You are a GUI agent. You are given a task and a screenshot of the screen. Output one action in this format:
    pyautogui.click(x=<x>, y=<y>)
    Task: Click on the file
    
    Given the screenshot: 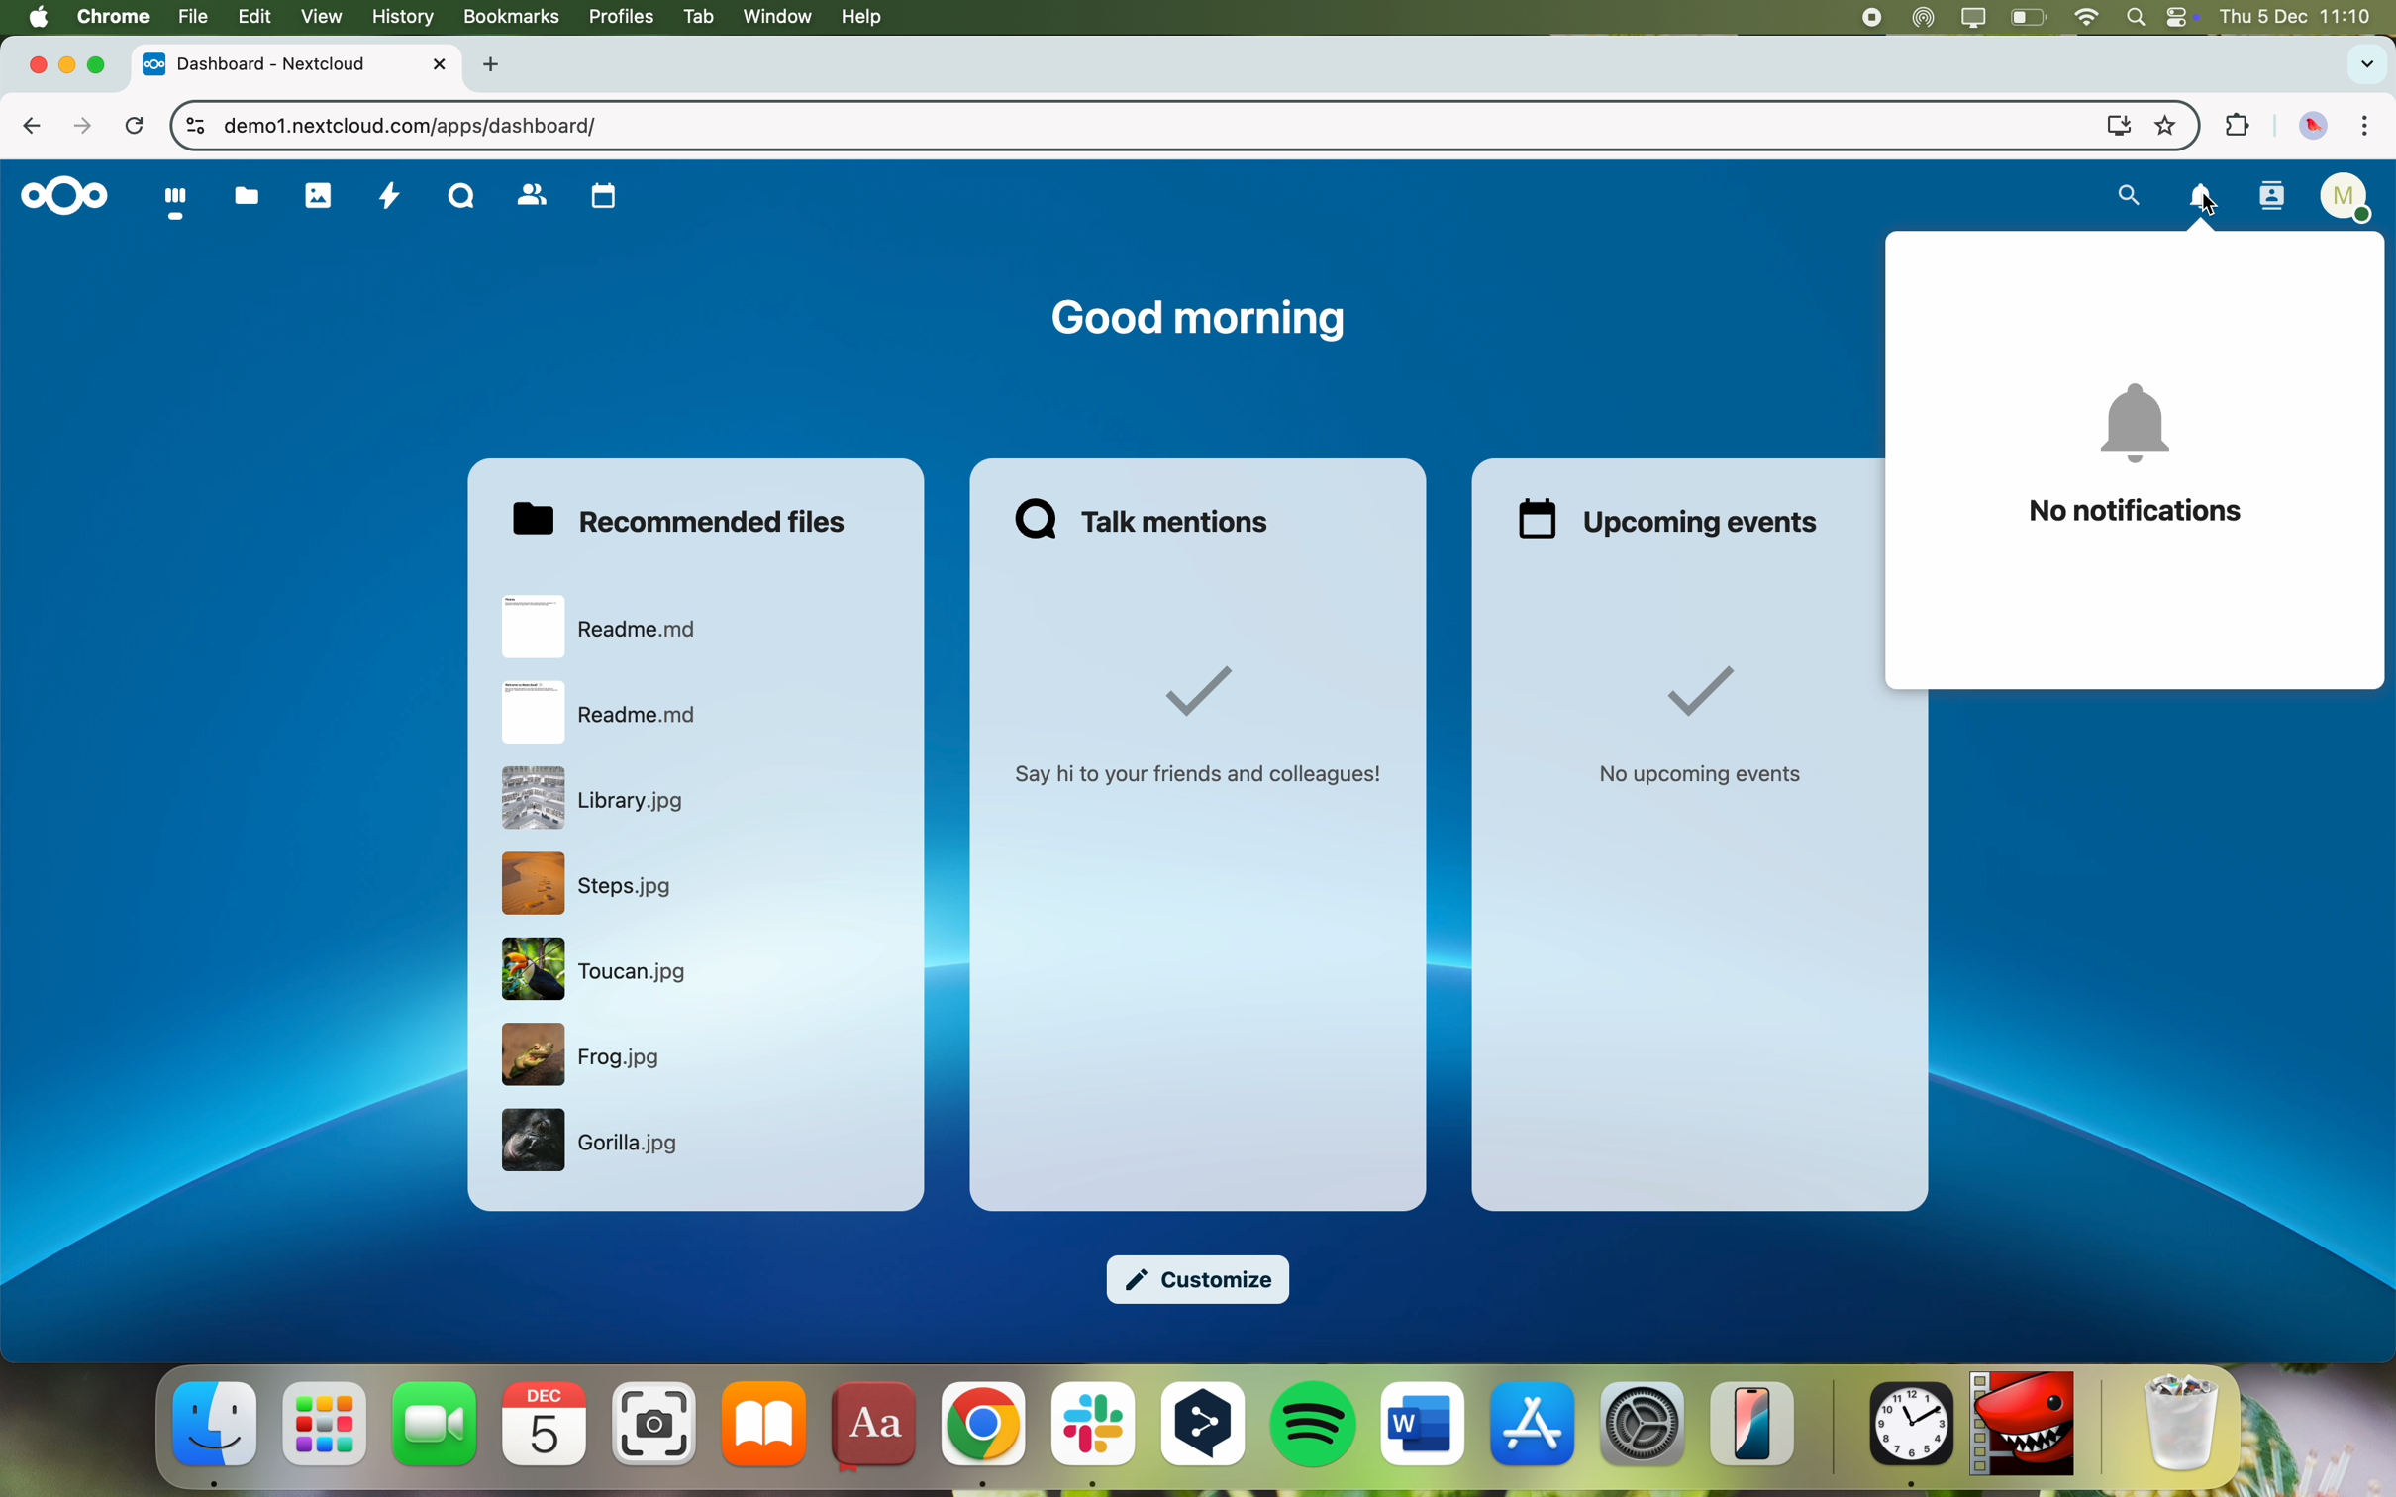 What is the action you would take?
    pyautogui.click(x=606, y=626)
    